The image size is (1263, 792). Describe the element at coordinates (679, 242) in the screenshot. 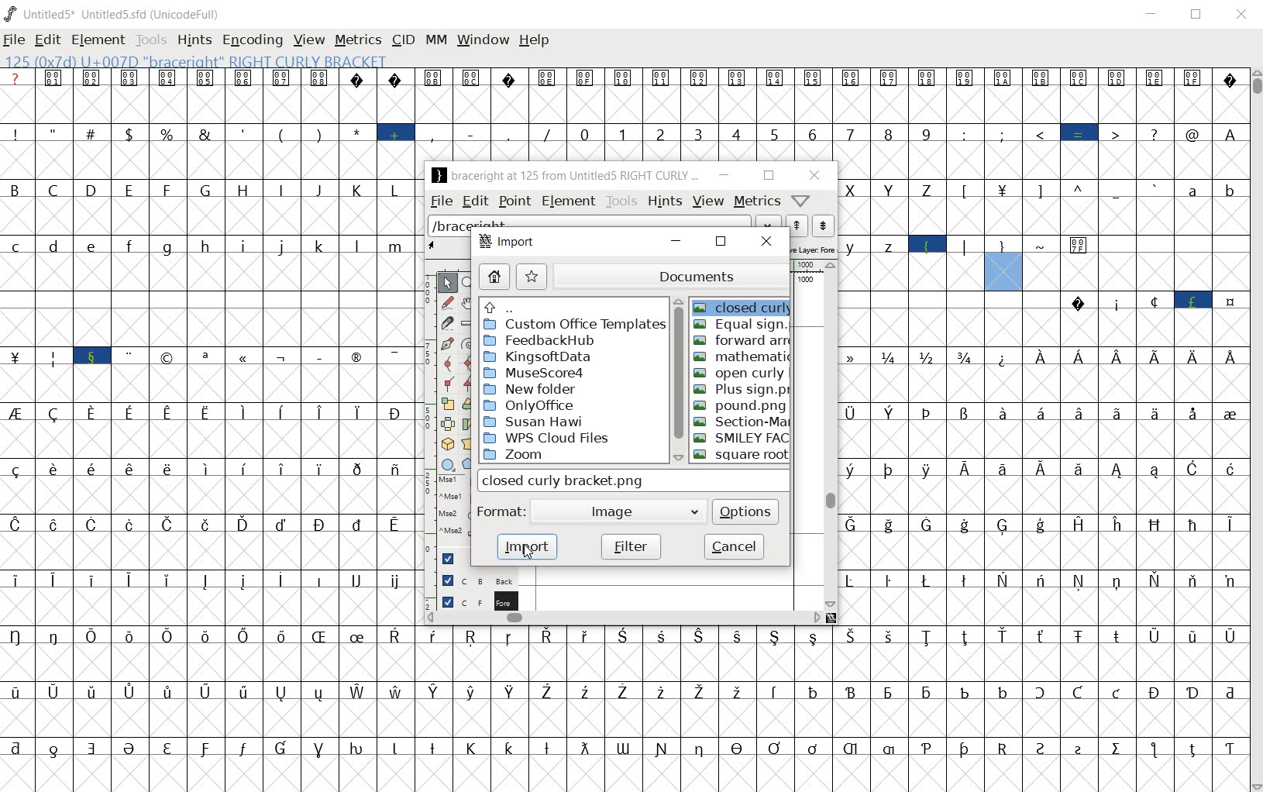

I see `minimize` at that location.